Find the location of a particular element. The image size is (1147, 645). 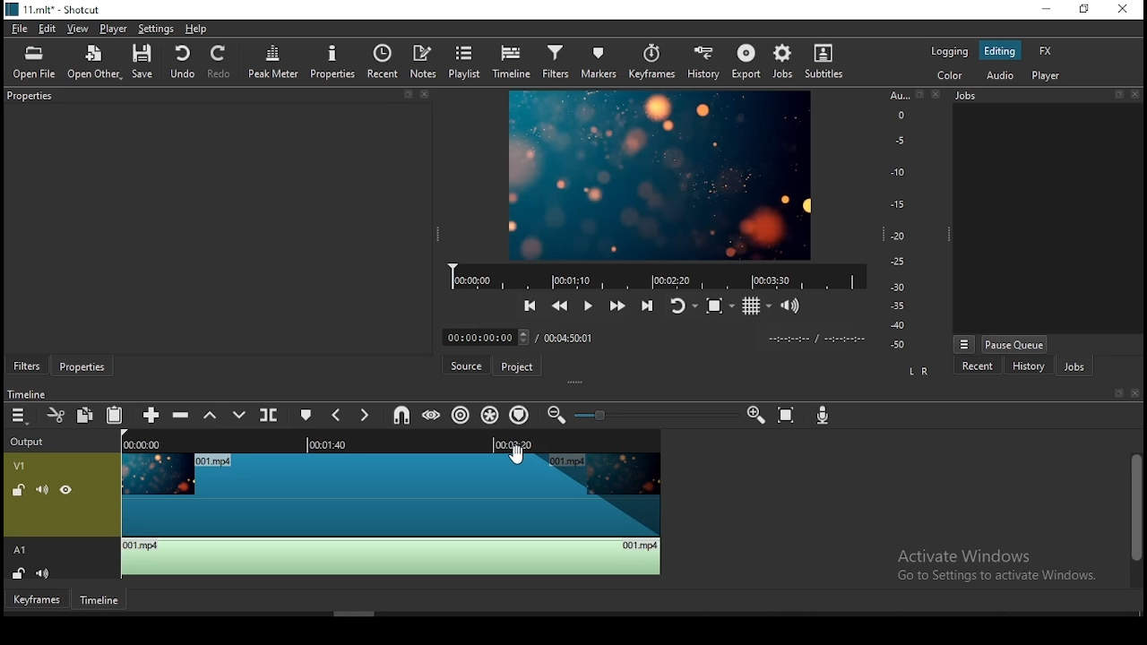

open other is located at coordinates (94, 61).